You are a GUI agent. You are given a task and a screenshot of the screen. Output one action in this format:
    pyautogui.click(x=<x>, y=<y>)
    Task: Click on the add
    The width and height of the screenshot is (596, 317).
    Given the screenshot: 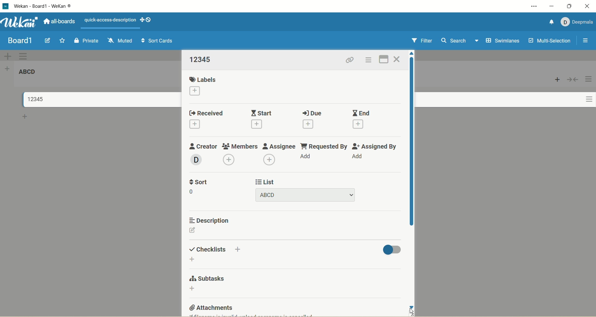 What is the action you would take?
    pyautogui.click(x=309, y=125)
    